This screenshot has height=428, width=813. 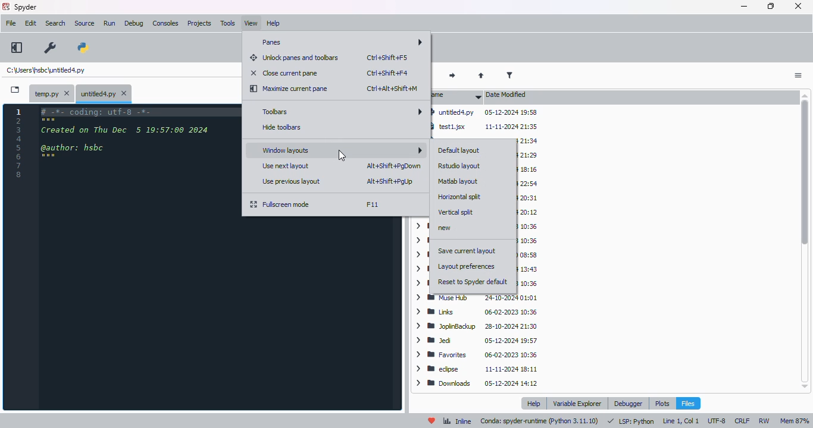 I want to click on close, so click(x=798, y=6).